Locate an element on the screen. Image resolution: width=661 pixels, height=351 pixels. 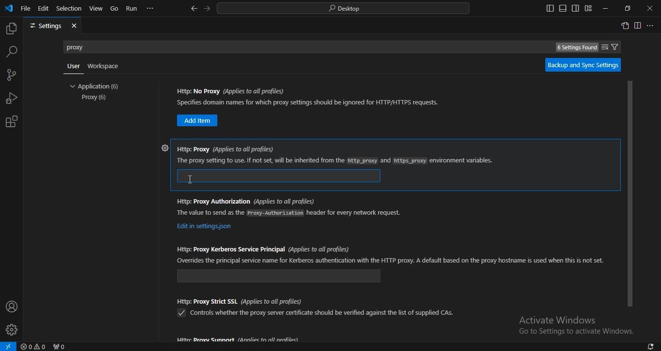
texthttps: proxy strict SSL is located at coordinates (323, 313).